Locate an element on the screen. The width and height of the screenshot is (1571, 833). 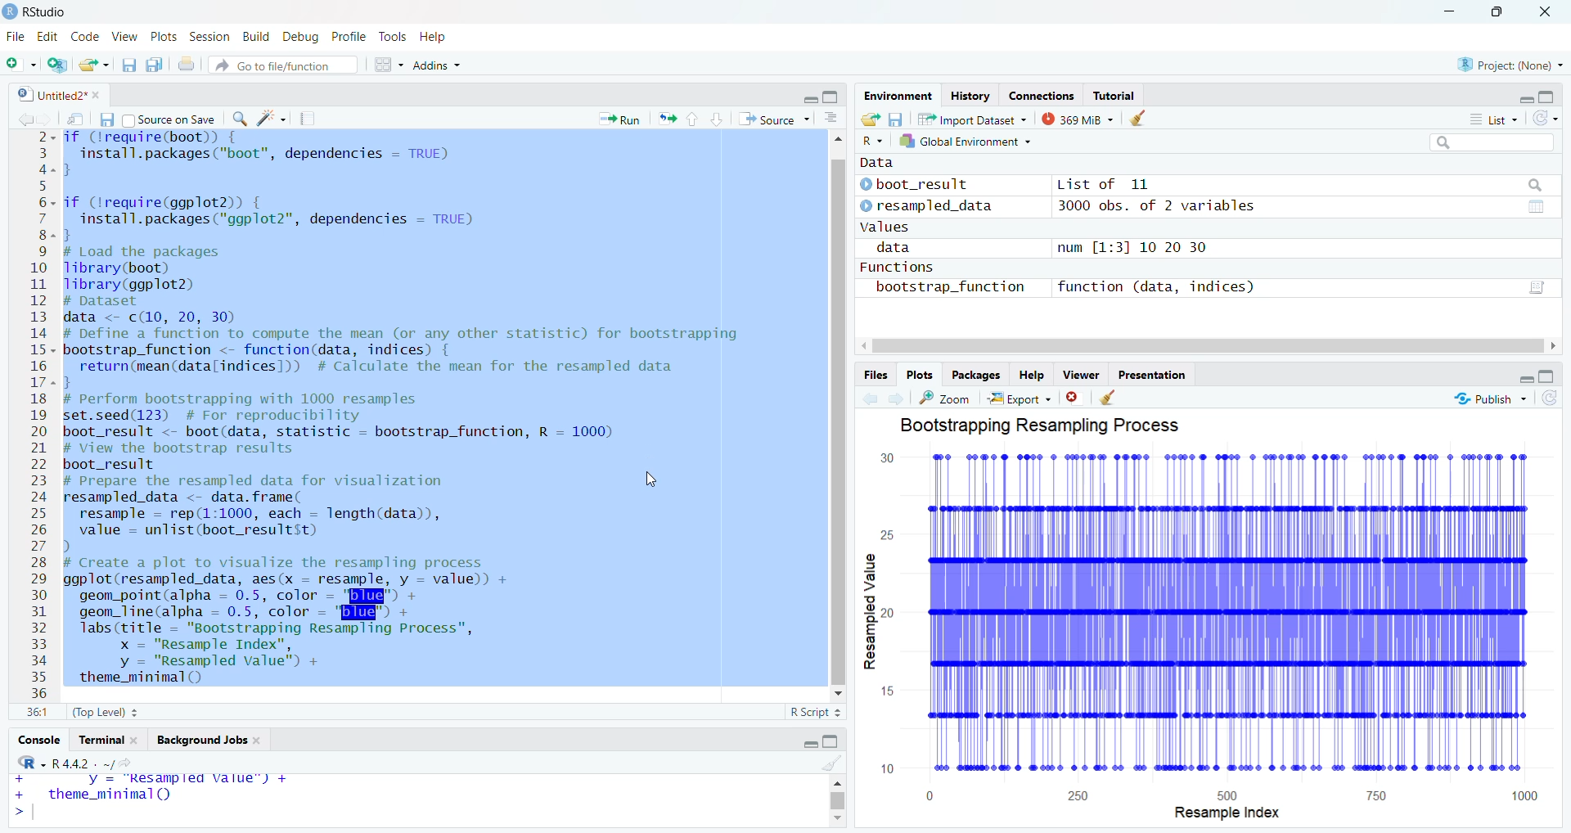
hide console is located at coordinates (1548, 95).